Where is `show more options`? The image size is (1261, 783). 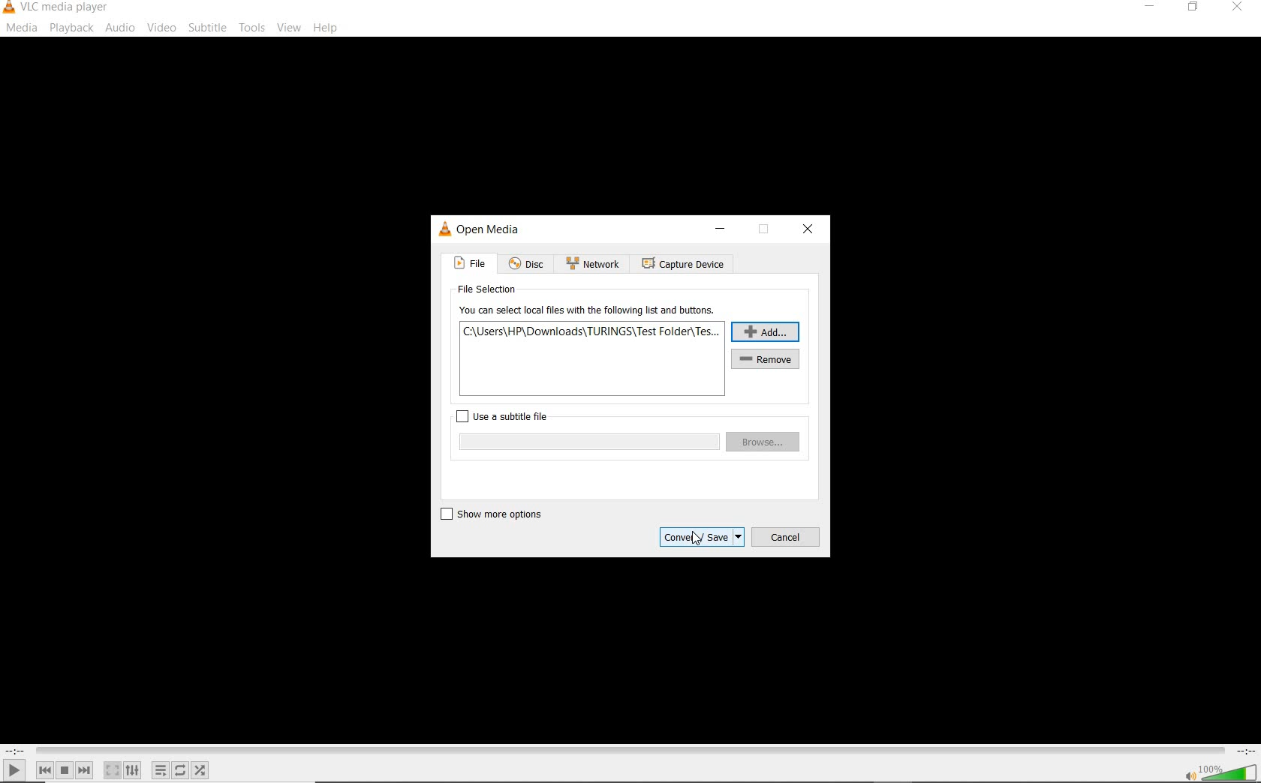
show more options is located at coordinates (496, 514).